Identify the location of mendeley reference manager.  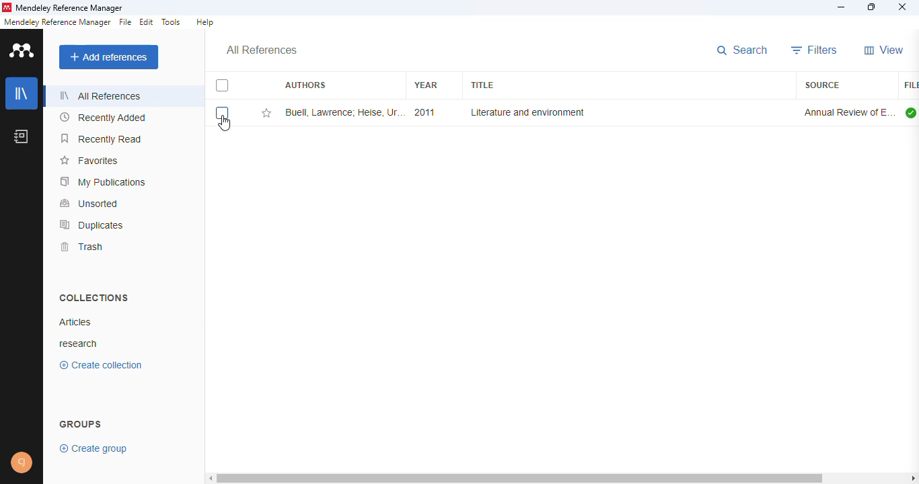
(57, 22).